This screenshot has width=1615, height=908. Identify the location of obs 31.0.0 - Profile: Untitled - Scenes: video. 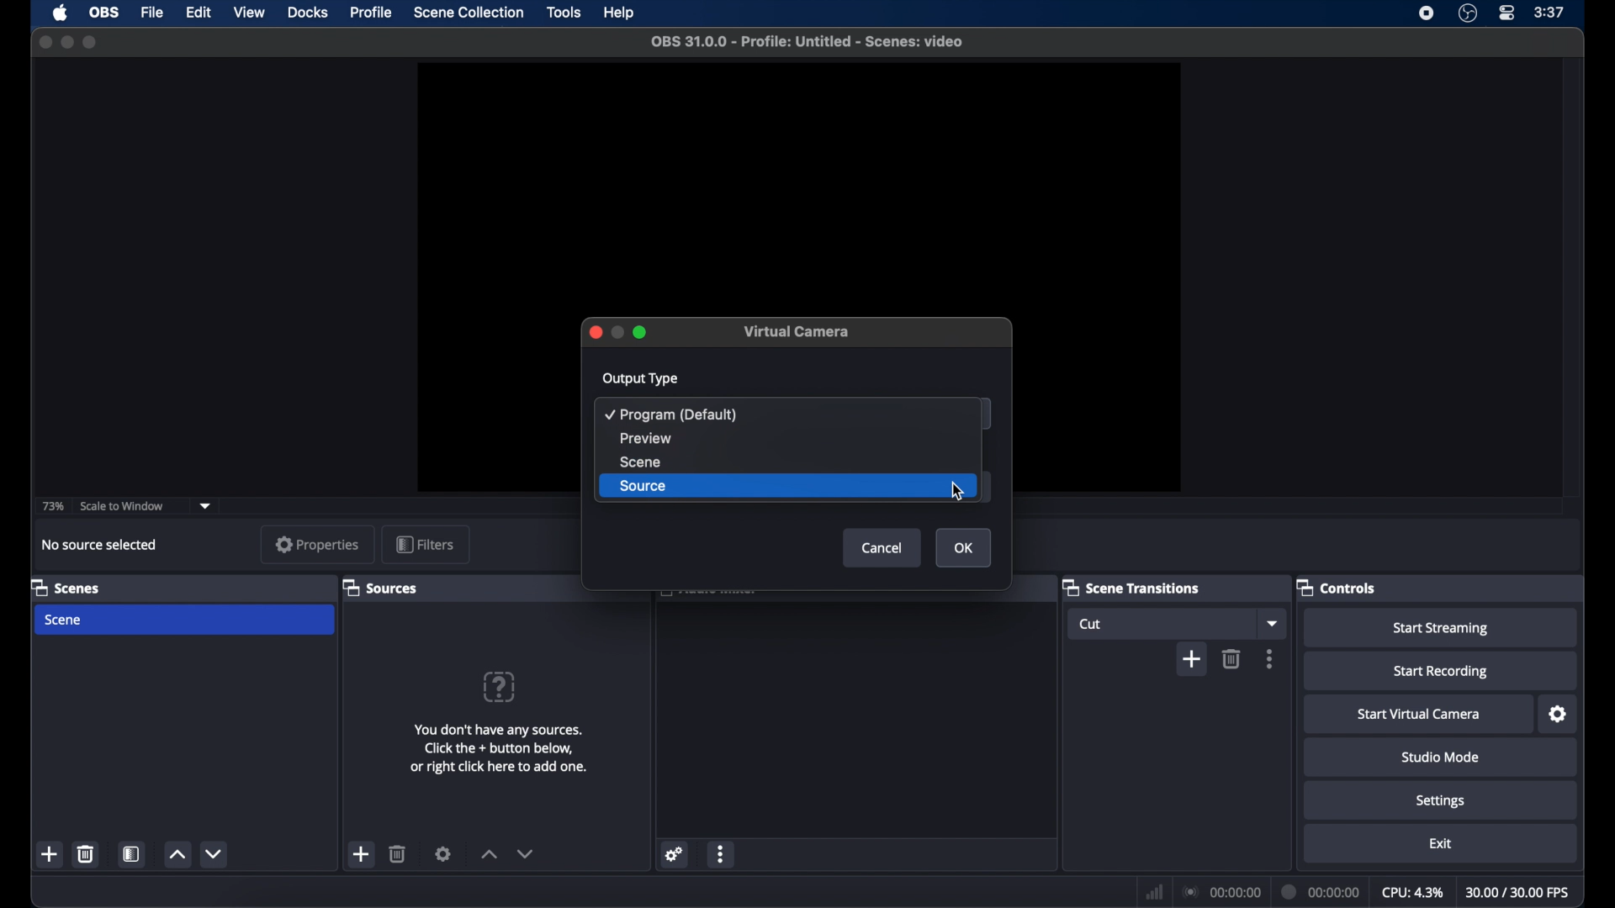
(814, 44).